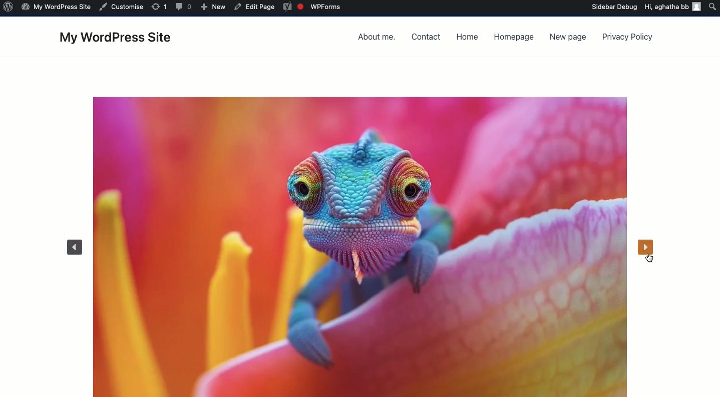 This screenshot has width=720, height=397. I want to click on my wordpress site, so click(55, 9).